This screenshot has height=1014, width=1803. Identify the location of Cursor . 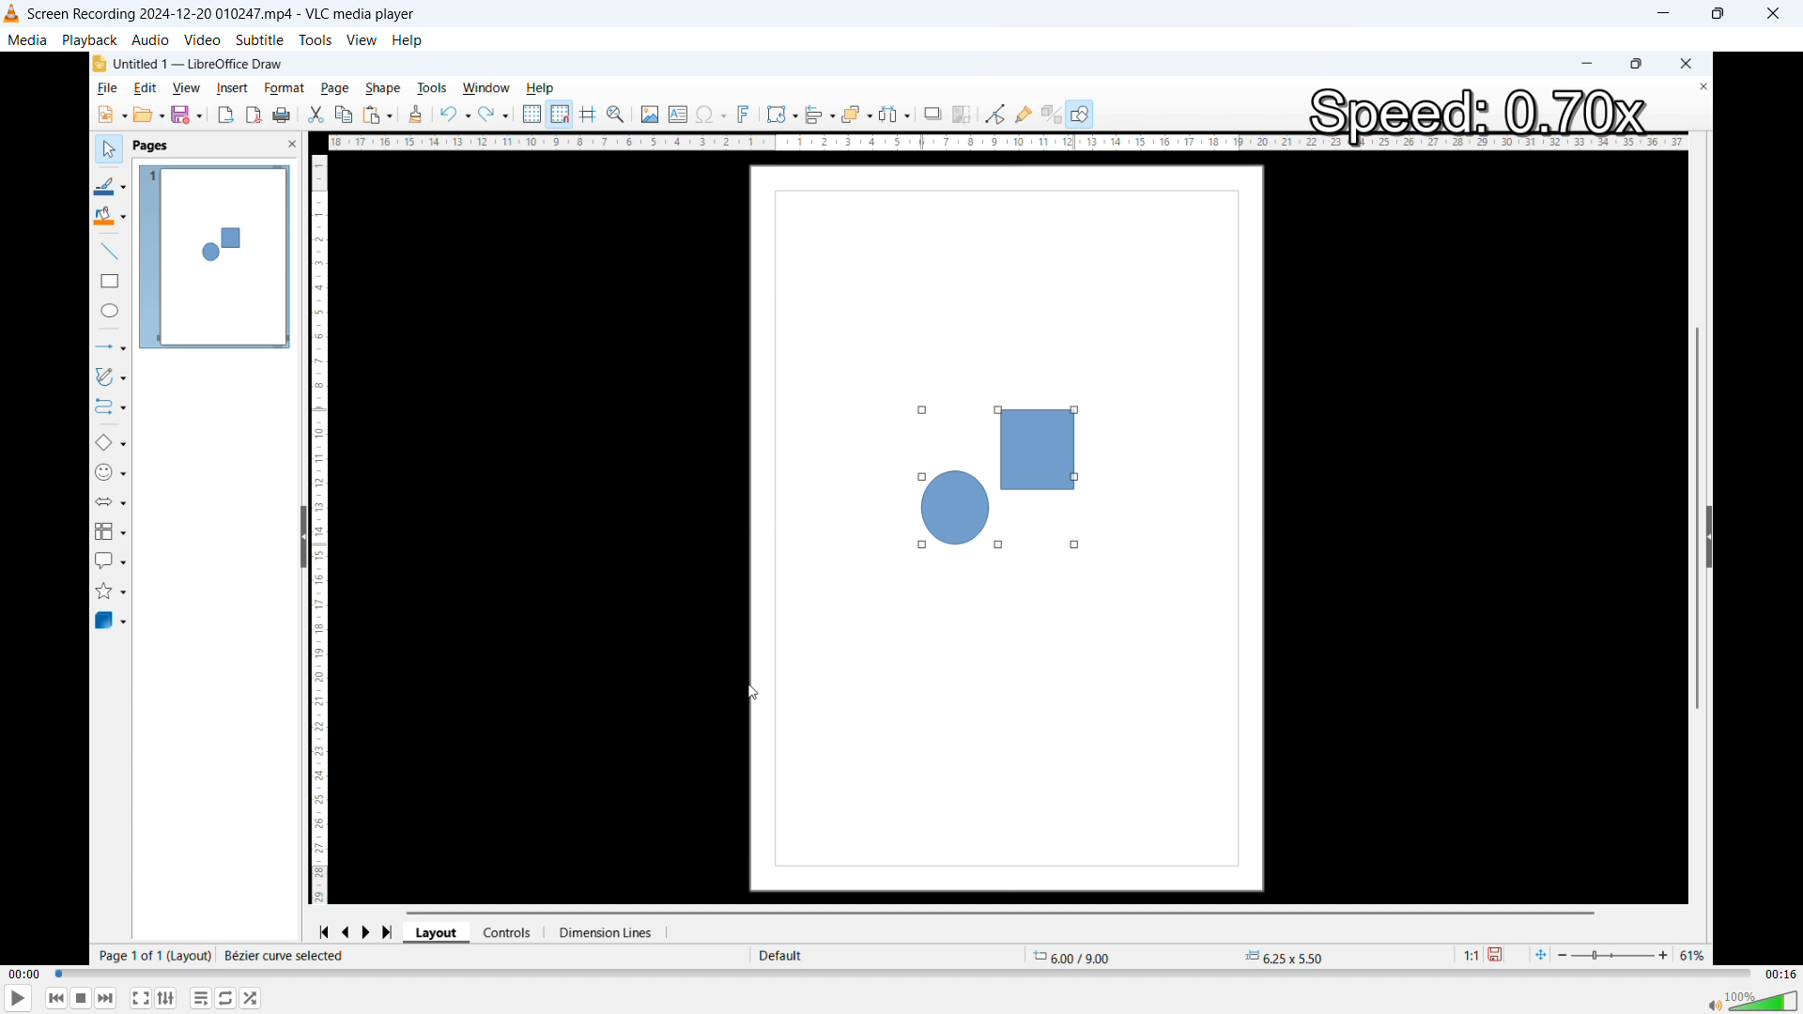
(753, 693).